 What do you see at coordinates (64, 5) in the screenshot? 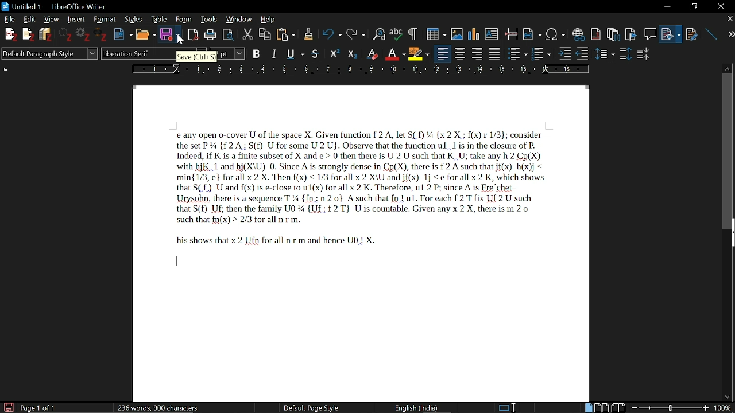
I see `Untitled - LibreOffice Writer` at bounding box center [64, 5].